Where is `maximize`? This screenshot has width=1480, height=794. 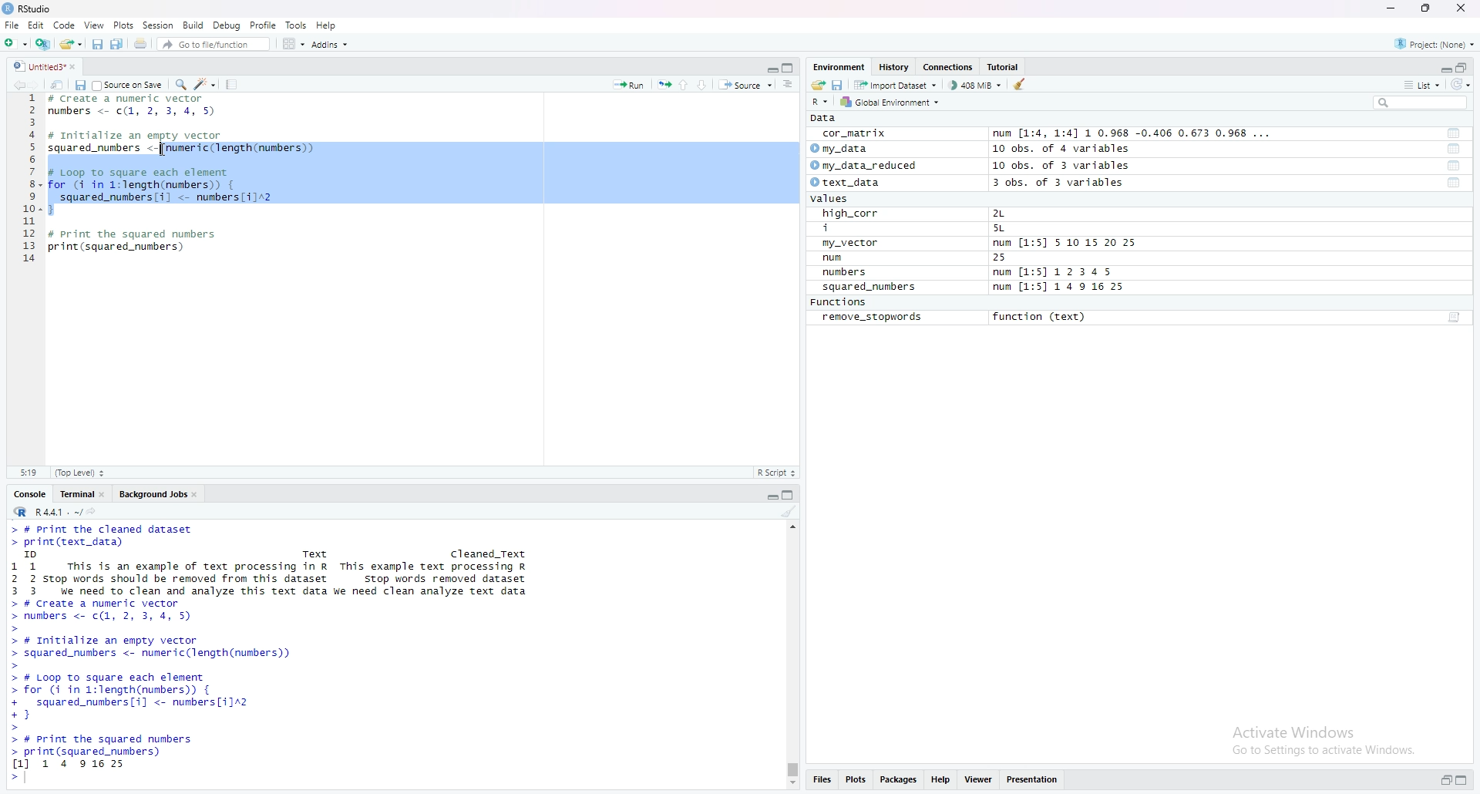 maximize is located at coordinates (1463, 66).